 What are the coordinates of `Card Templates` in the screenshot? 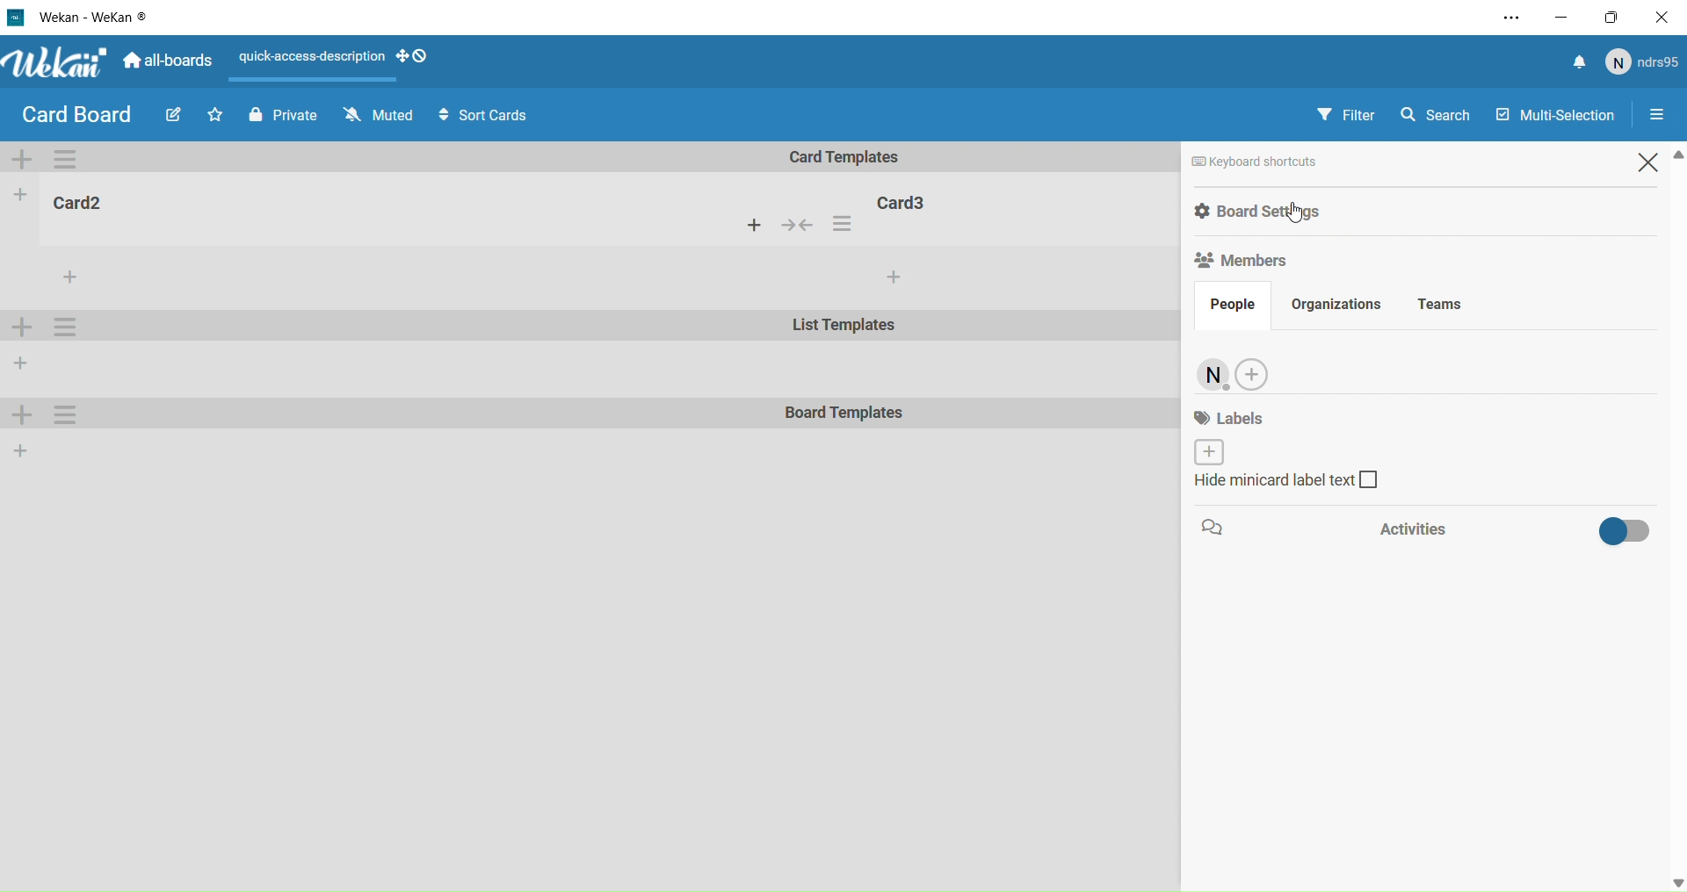 It's located at (857, 157).